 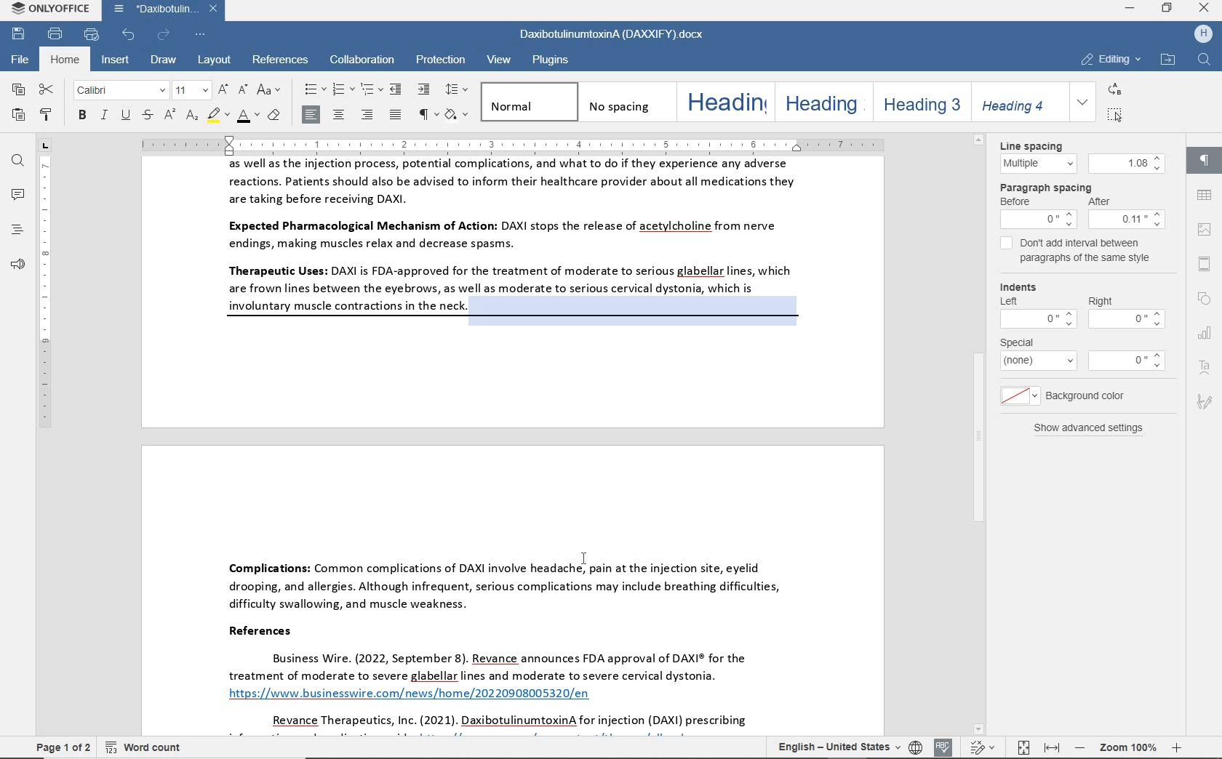 What do you see at coordinates (167, 9) in the screenshot?
I see `document name` at bounding box center [167, 9].